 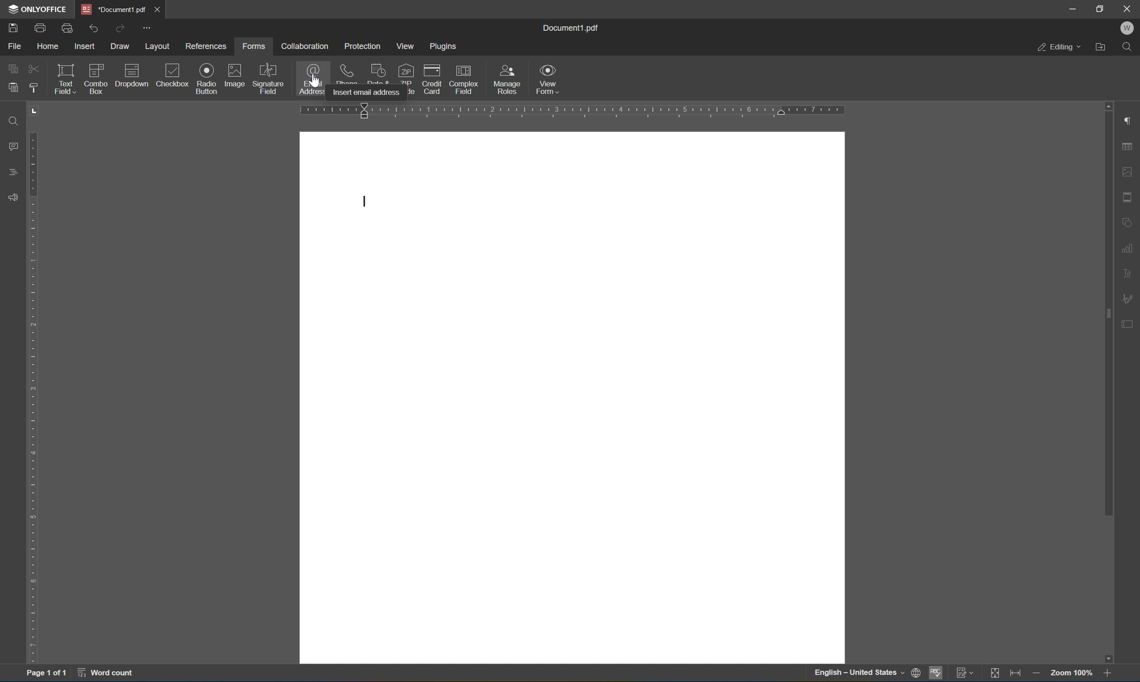 What do you see at coordinates (66, 79) in the screenshot?
I see `text field` at bounding box center [66, 79].